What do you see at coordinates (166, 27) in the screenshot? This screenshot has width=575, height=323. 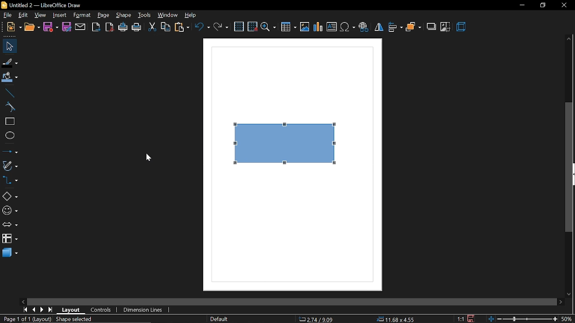 I see `copy` at bounding box center [166, 27].